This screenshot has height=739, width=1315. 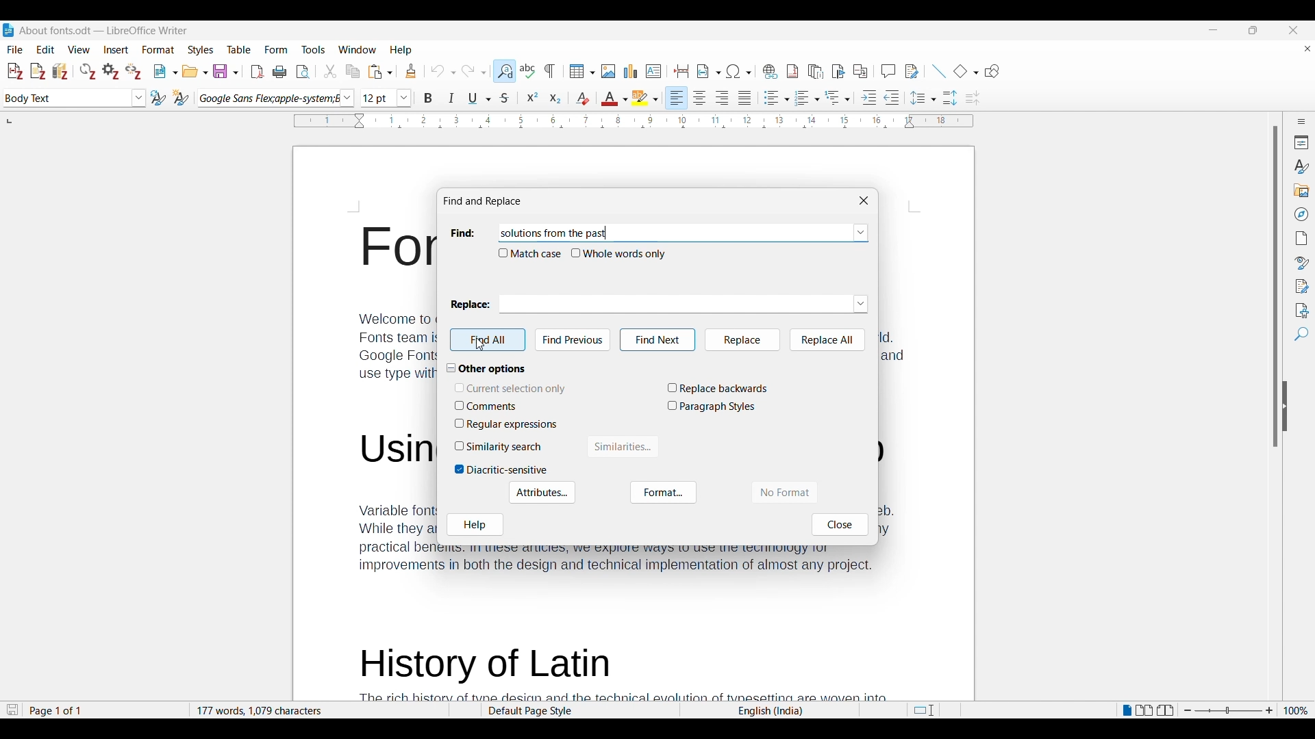 I want to click on Properties , so click(x=1300, y=142).